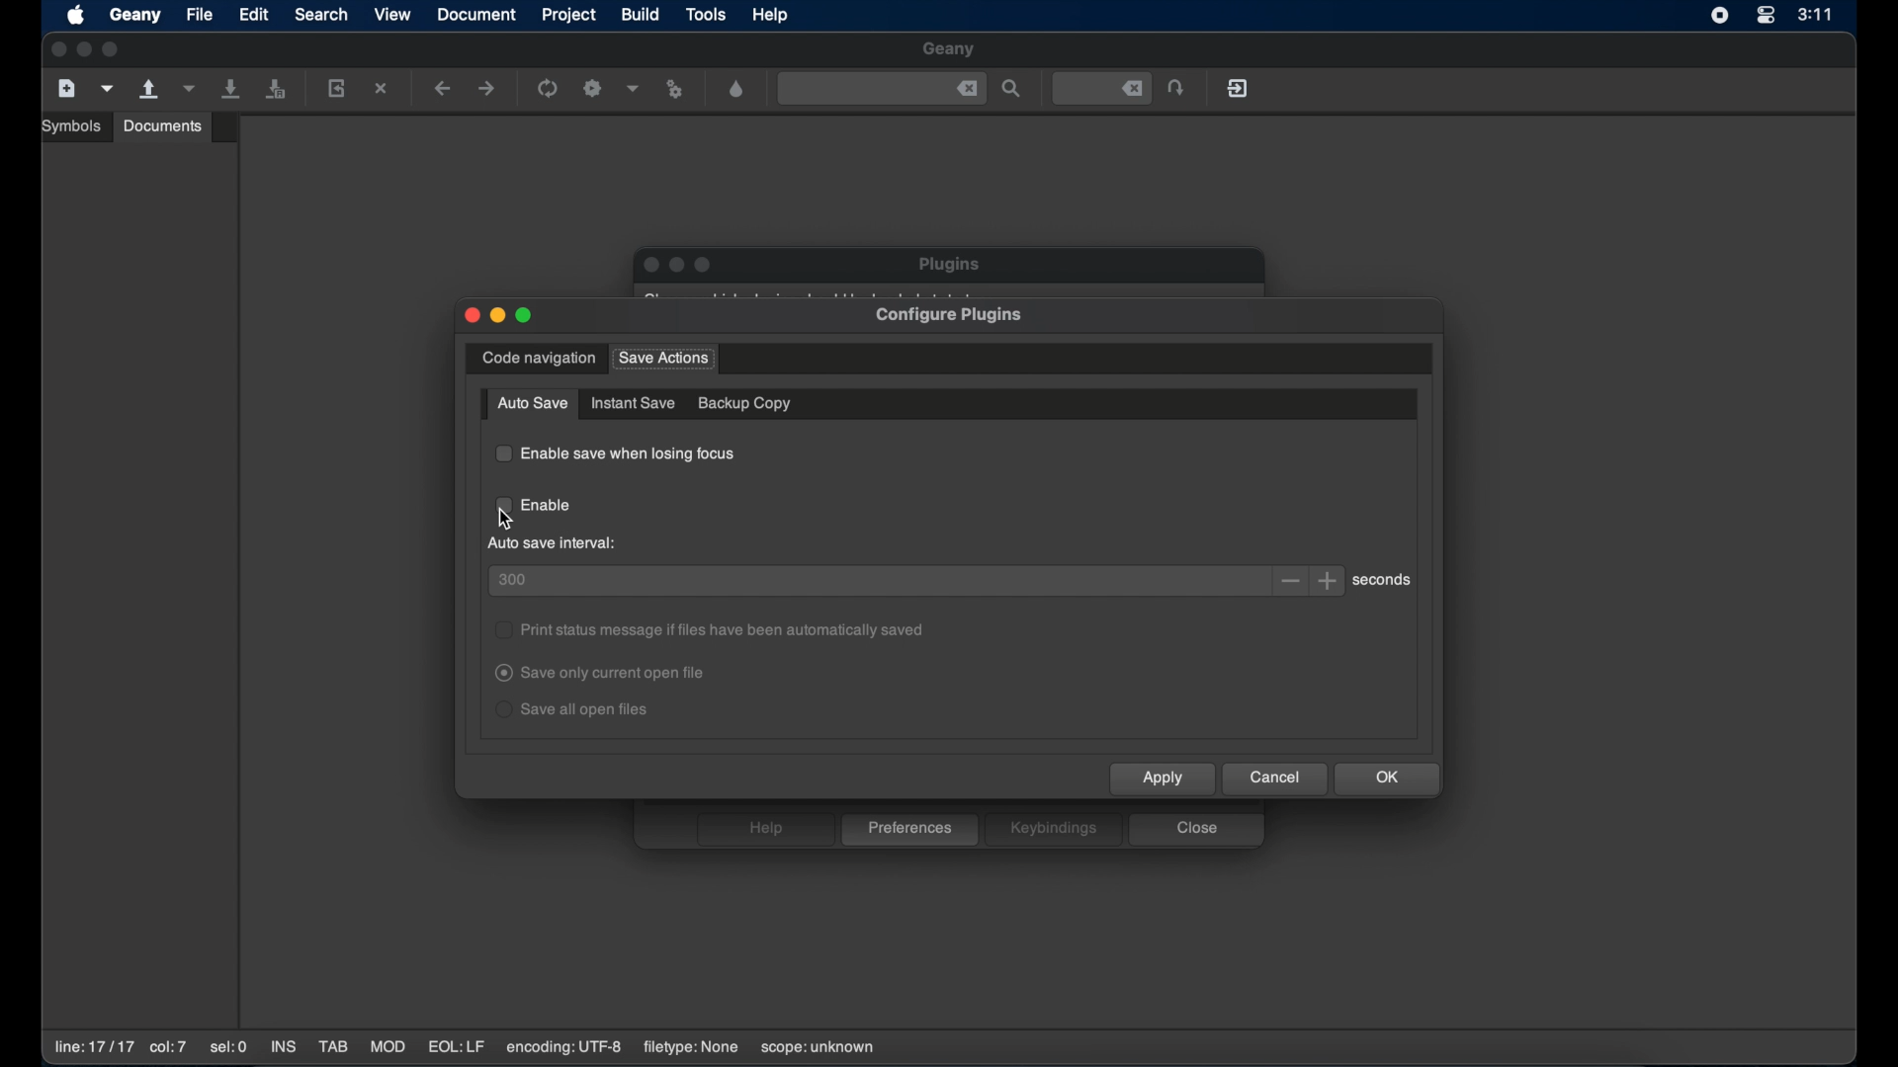 The image size is (1898, 1067). What do you see at coordinates (737, 90) in the screenshot?
I see `open a color chooser dialogue` at bounding box center [737, 90].